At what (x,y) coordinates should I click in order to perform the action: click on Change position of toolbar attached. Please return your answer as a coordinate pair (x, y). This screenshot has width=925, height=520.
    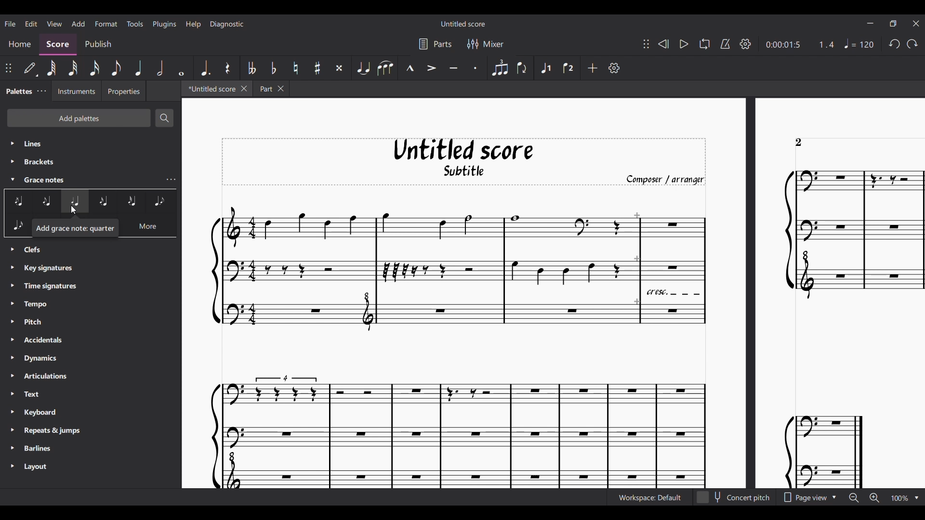
    Looking at the image, I should click on (646, 44).